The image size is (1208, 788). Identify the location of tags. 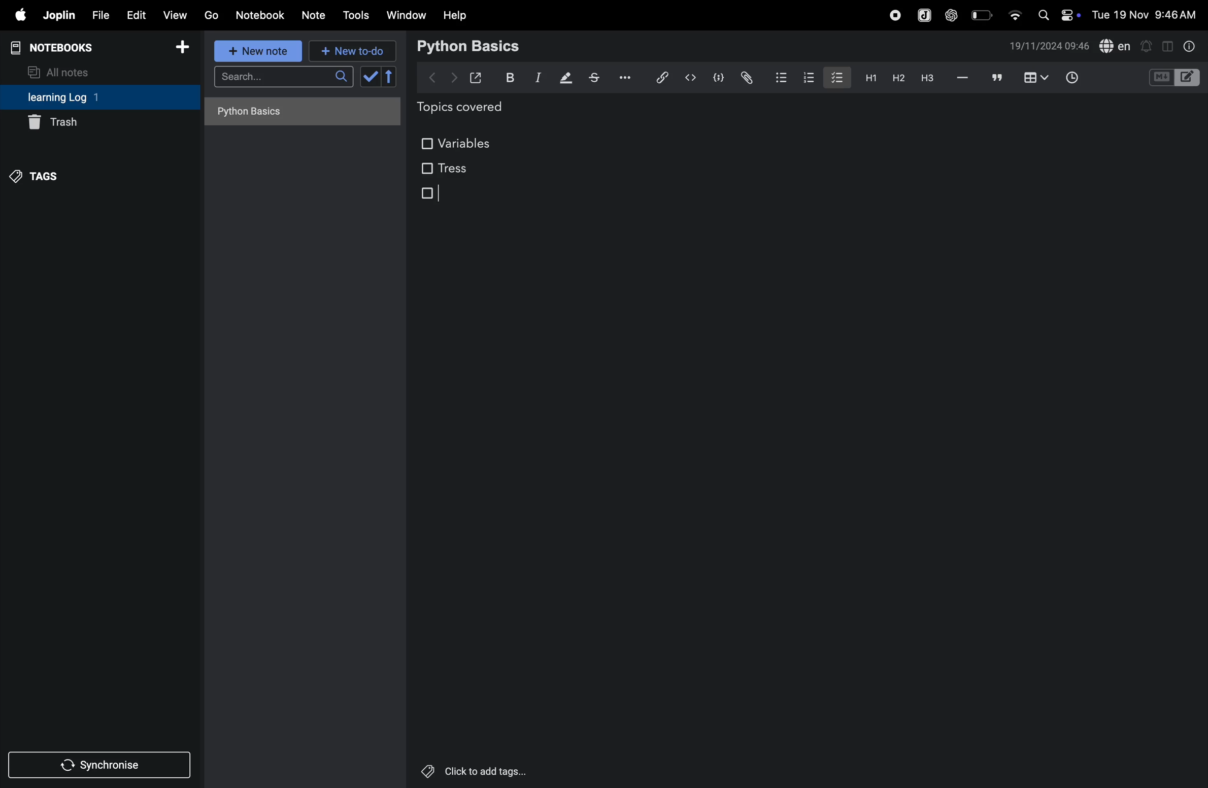
(37, 175).